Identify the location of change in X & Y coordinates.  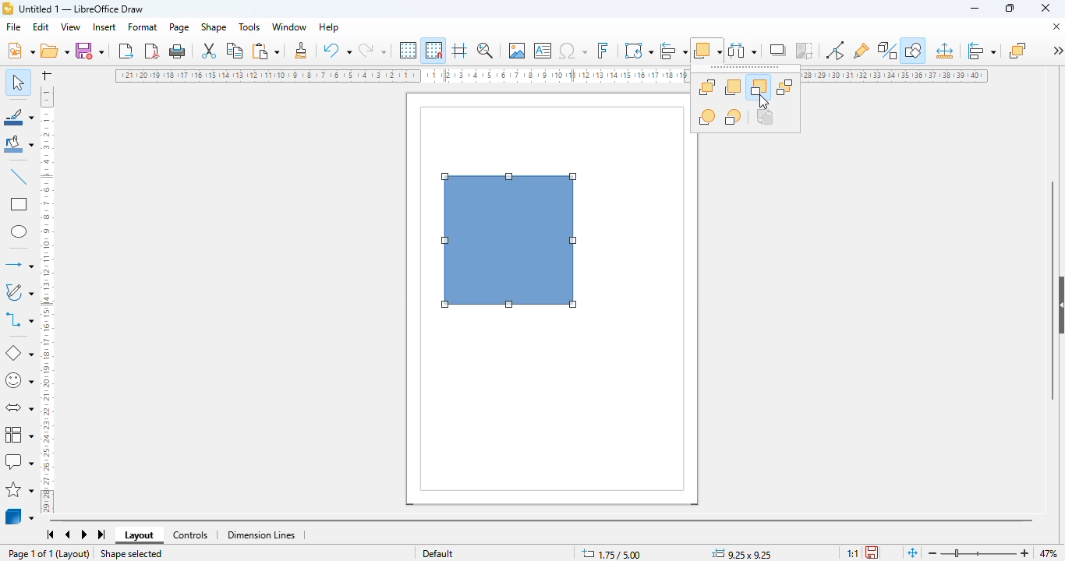
(611, 554).